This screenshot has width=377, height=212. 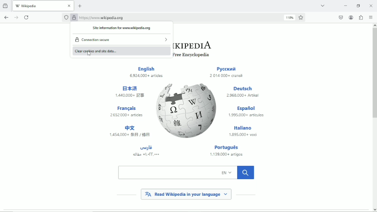 I want to click on View recent browsing, so click(x=6, y=5).